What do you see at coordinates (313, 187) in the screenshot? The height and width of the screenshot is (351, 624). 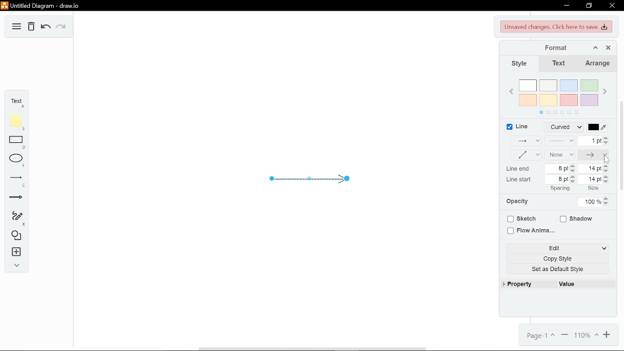 I see `Current arrow diagram` at bounding box center [313, 187].